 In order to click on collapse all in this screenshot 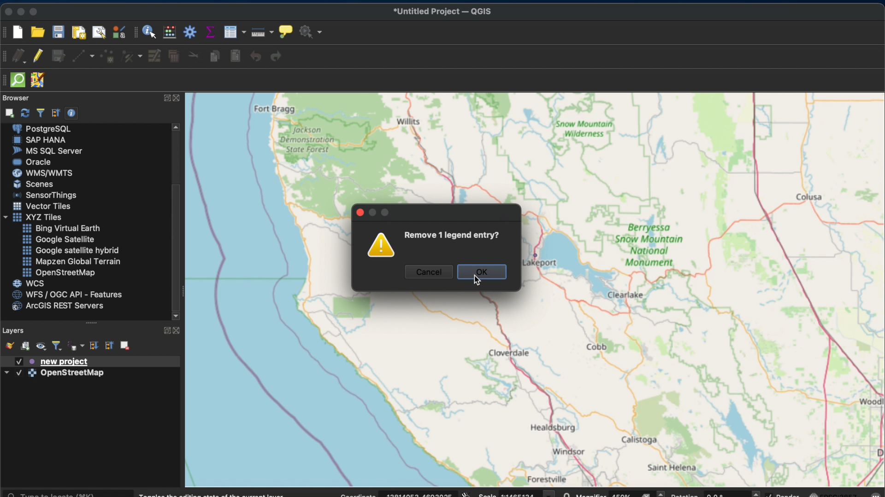, I will do `click(109, 346)`.